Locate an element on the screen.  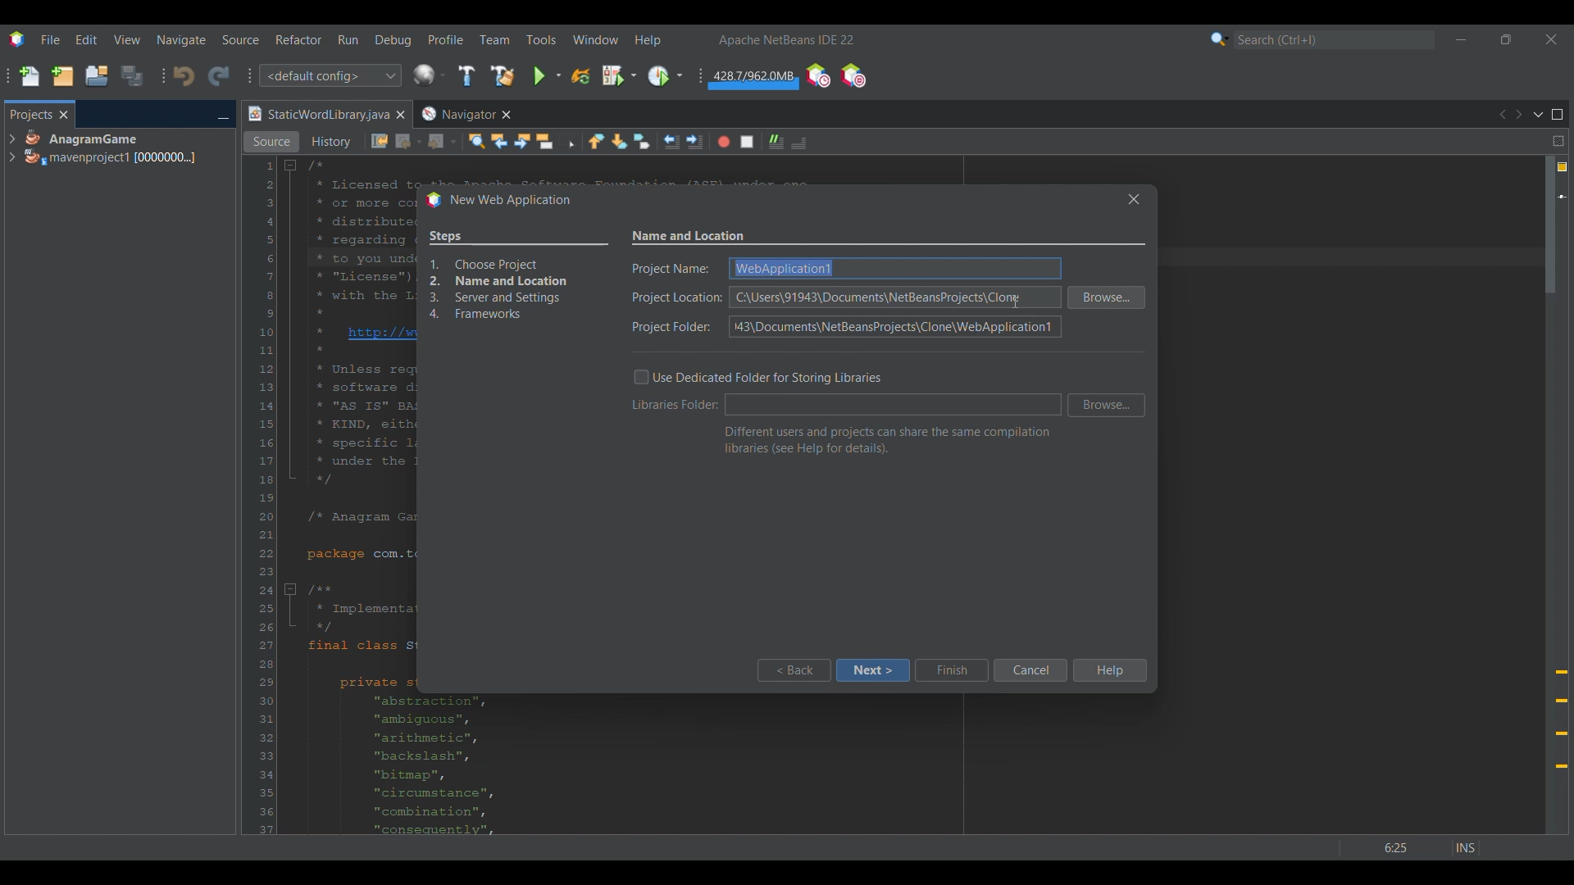
 is located at coordinates (1130, 198).